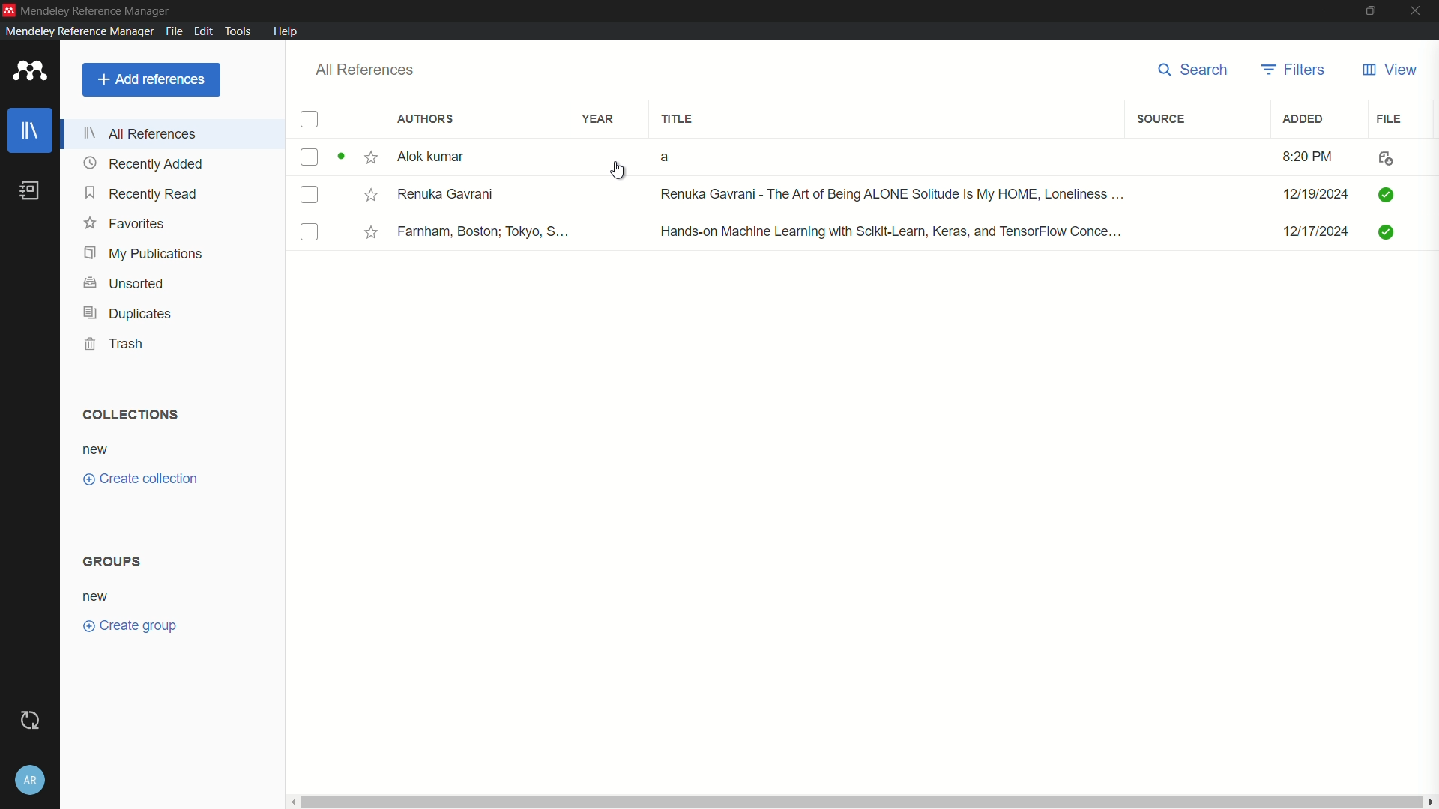 The height and width of the screenshot is (809, 1439). What do you see at coordinates (129, 624) in the screenshot?
I see `create group` at bounding box center [129, 624].